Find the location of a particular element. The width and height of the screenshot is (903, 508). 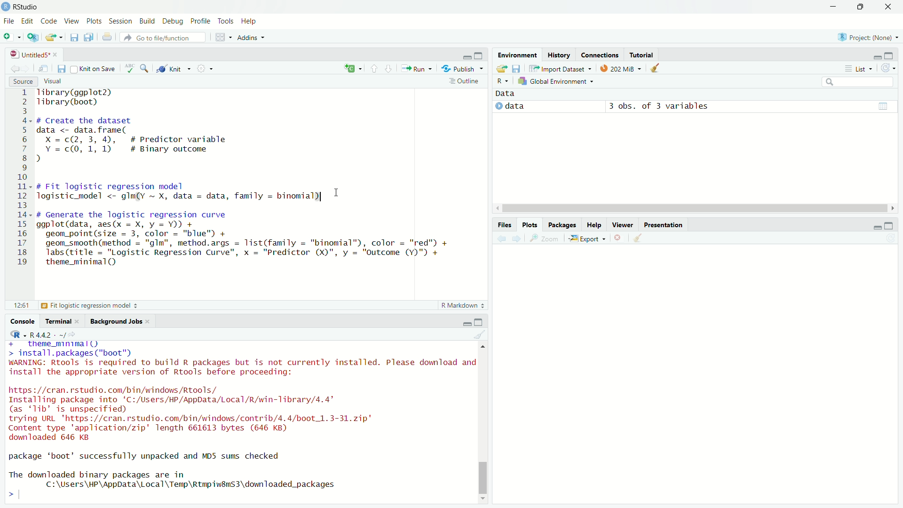

Search bar is located at coordinates (858, 82).